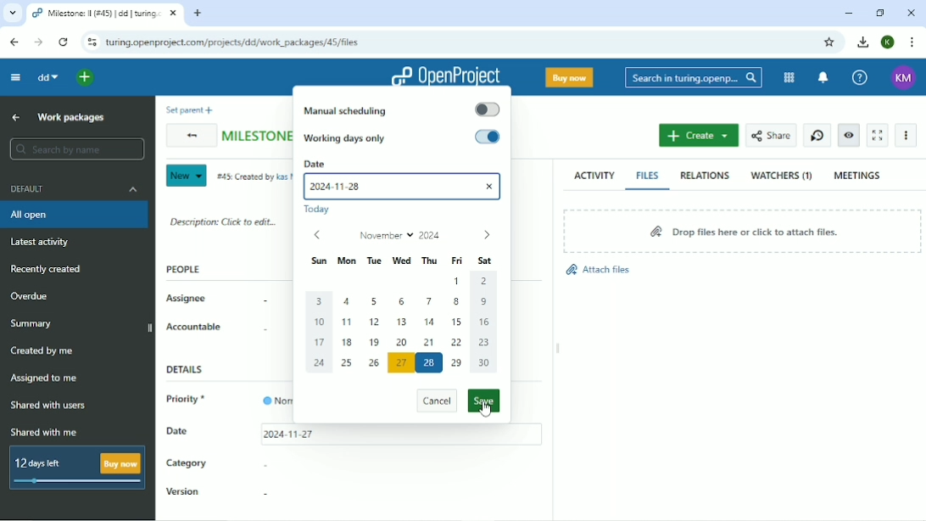 This screenshot has height=521, width=926. I want to click on Assignee, so click(187, 299).